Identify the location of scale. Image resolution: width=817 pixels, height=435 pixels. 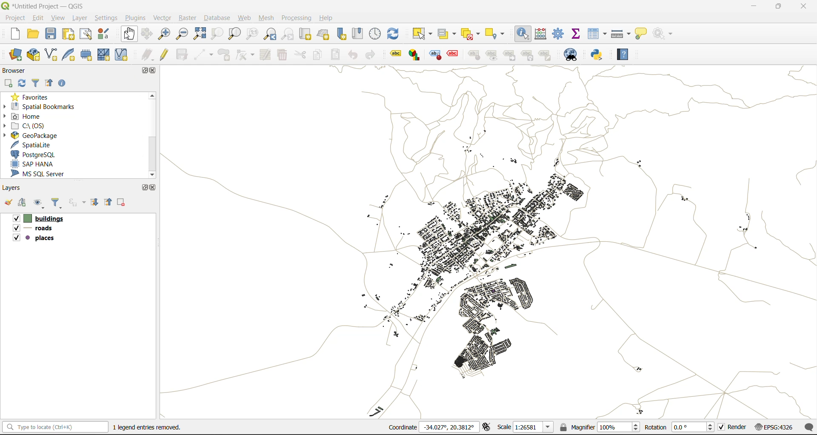
(525, 428).